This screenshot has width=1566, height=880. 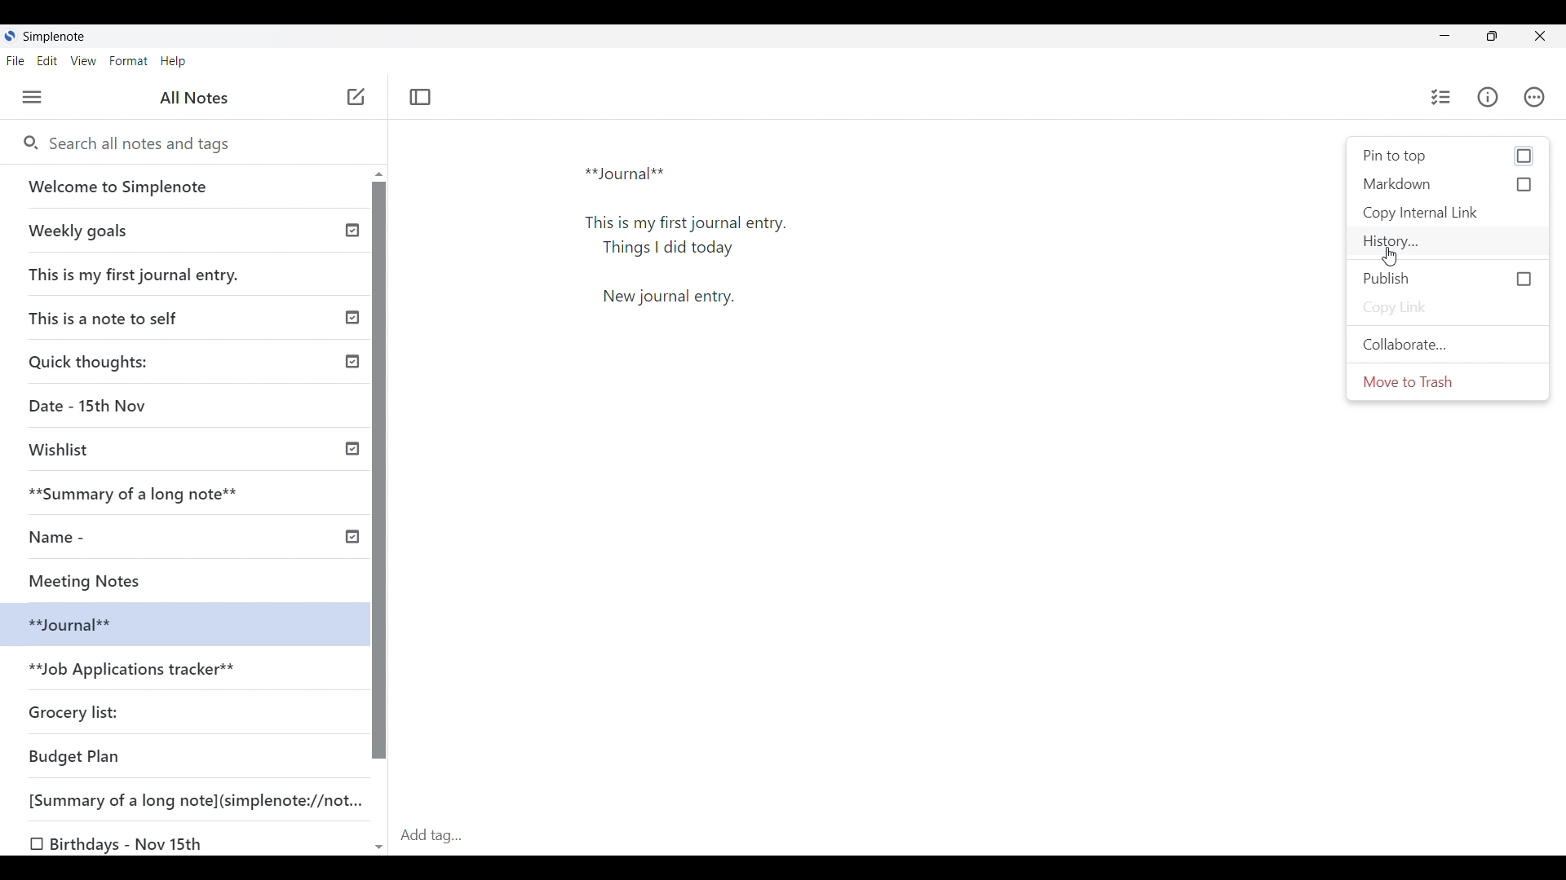 What do you see at coordinates (84, 61) in the screenshot?
I see `View menu` at bounding box center [84, 61].